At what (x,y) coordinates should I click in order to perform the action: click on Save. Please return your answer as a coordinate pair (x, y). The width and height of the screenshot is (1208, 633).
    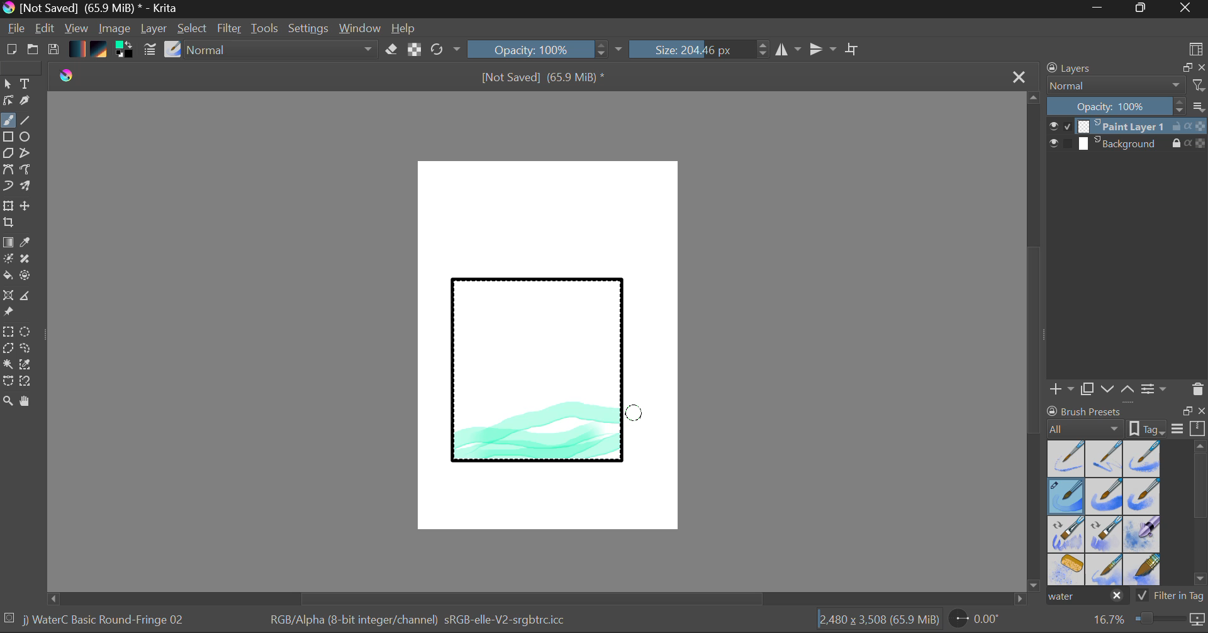
    Looking at the image, I should click on (53, 50).